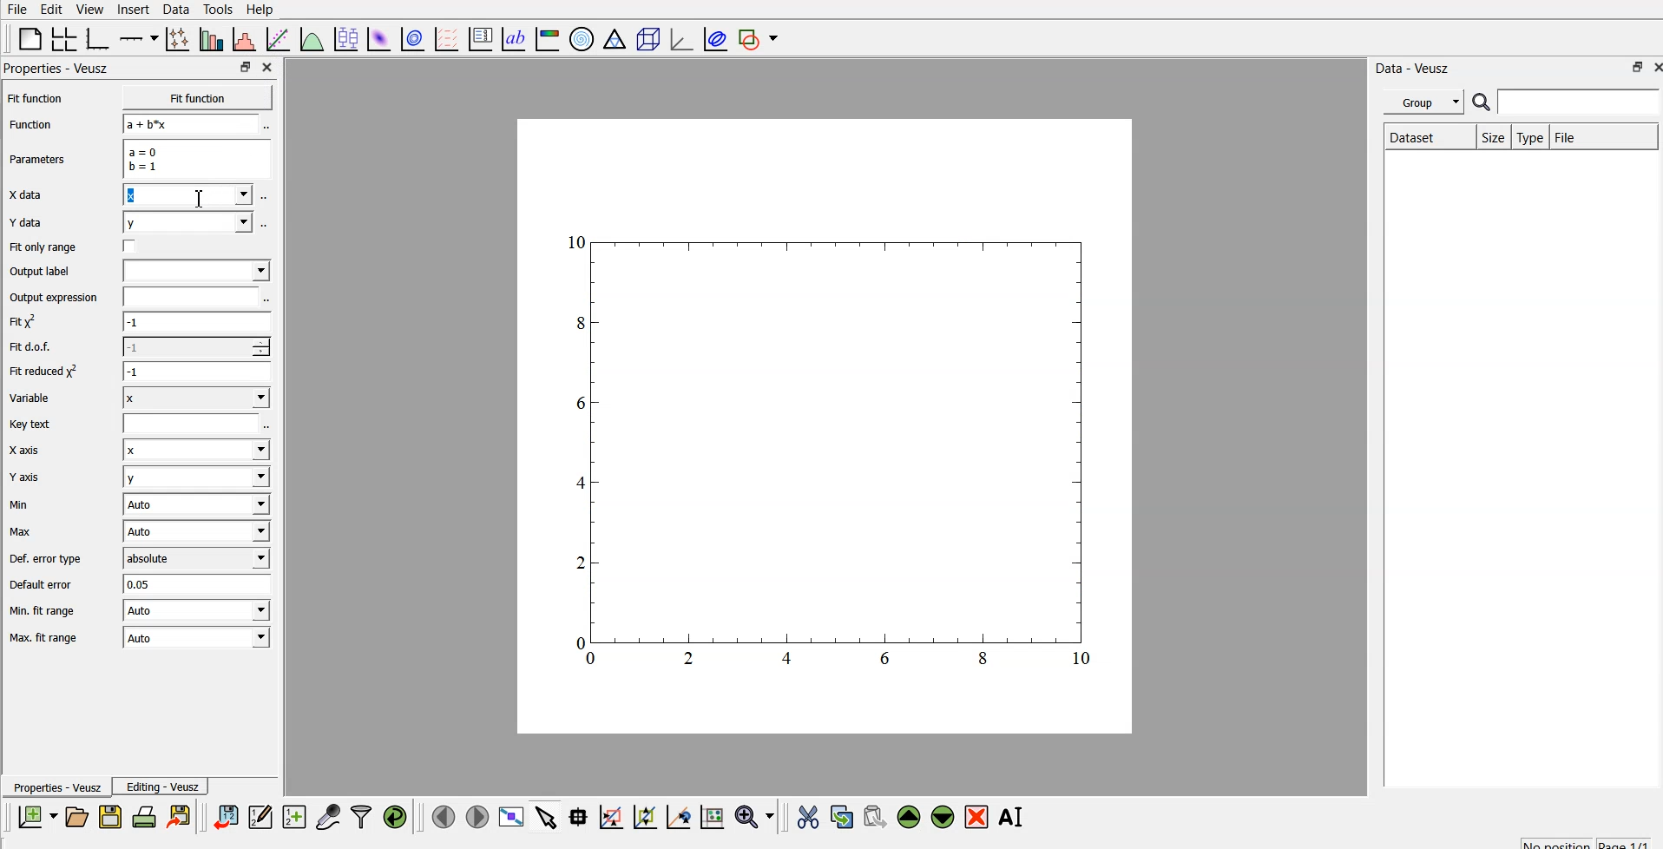 This screenshot has height=849, width=1663. Describe the element at coordinates (477, 819) in the screenshot. I see `next page` at that location.